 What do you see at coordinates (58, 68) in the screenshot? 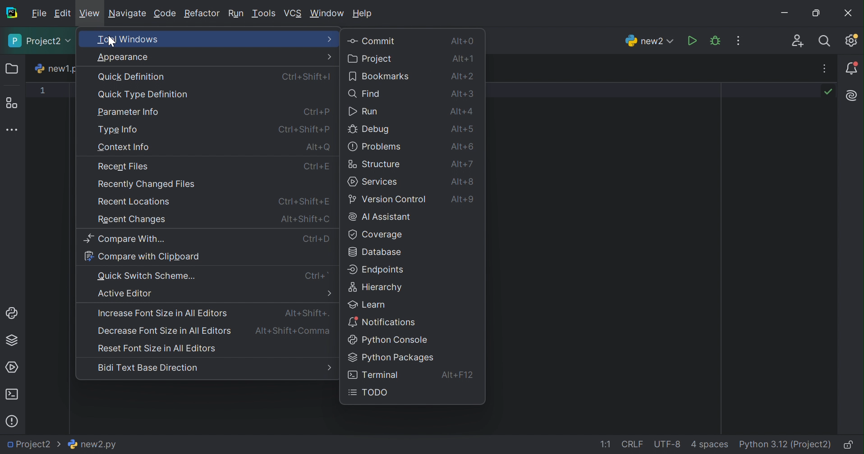
I see `new1.py` at bounding box center [58, 68].